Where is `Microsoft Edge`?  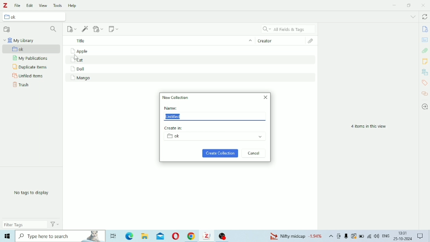
Microsoft Edge is located at coordinates (129, 236).